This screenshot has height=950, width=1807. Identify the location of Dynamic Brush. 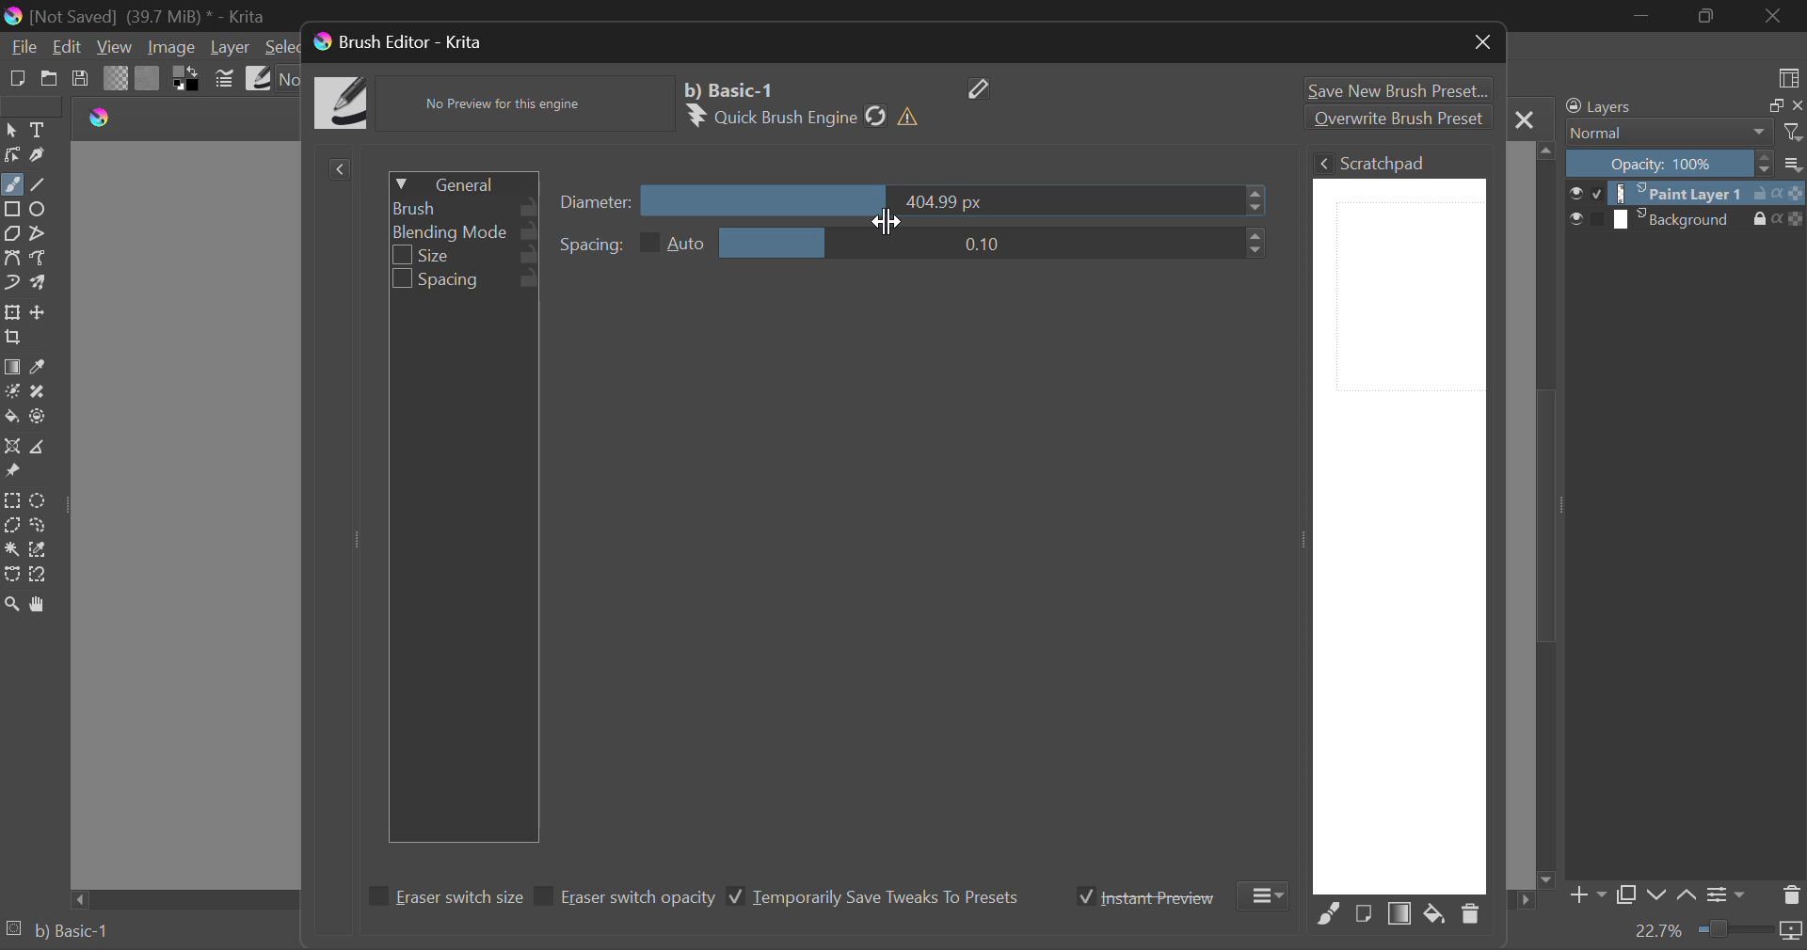
(11, 283).